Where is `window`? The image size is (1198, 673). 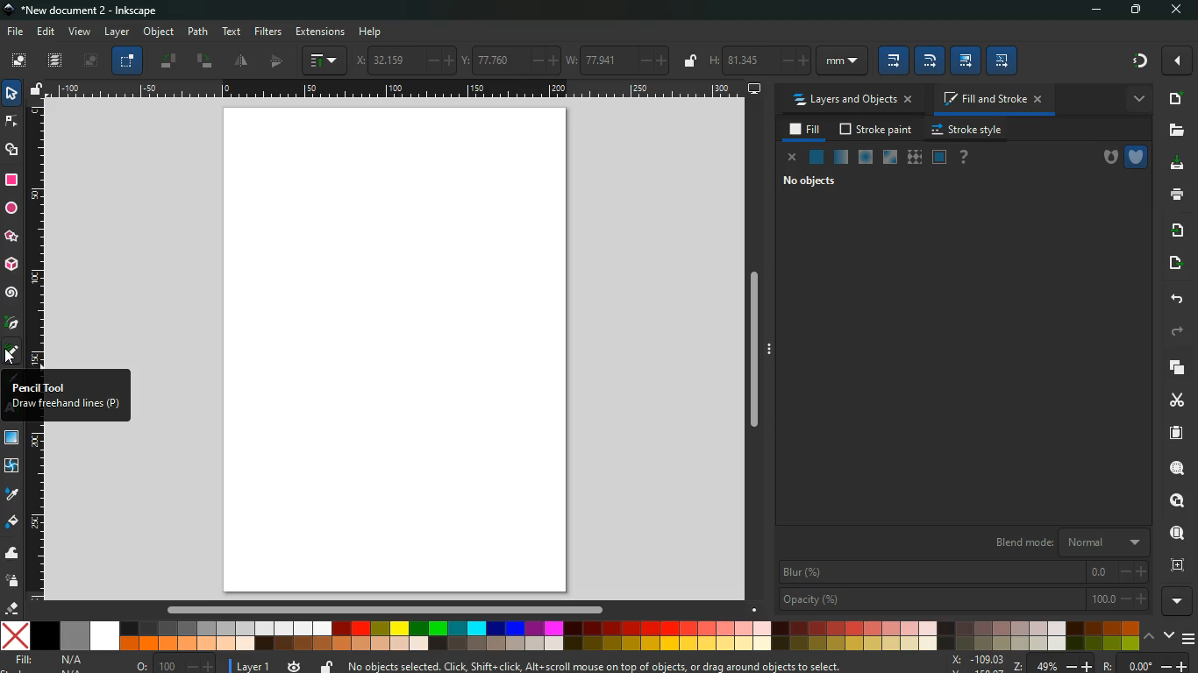 window is located at coordinates (889, 158).